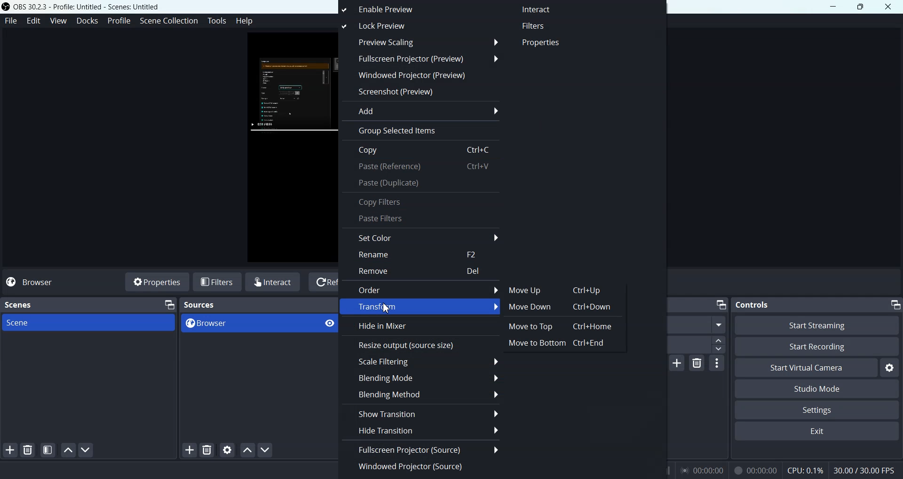 Image resolution: width=903 pixels, height=479 pixels. Describe the element at coordinates (864, 470) in the screenshot. I see `30.00 / 30.00 FPS` at that location.